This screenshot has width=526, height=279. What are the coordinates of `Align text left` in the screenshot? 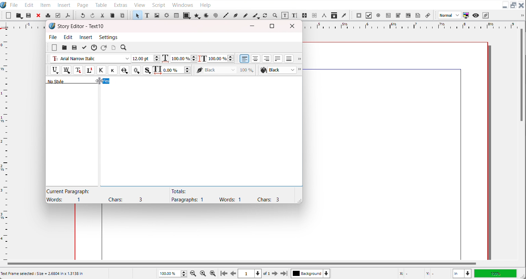 It's located at (245, 58).